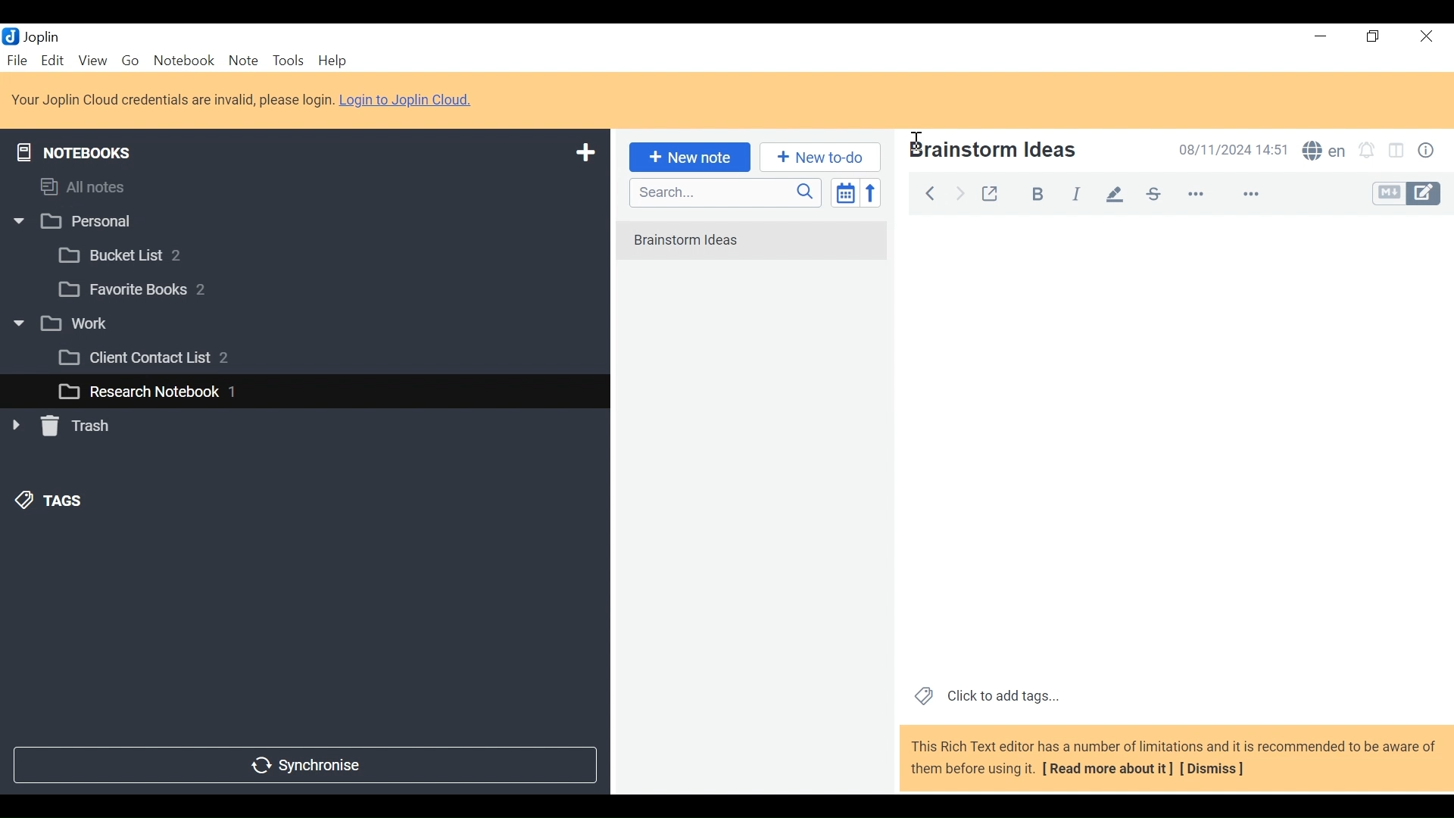 The height and width of the screenshot is (818, 1454). Describe the element at coordinates (1319, 36) in the screenshot. I see `Minimize` at that location.